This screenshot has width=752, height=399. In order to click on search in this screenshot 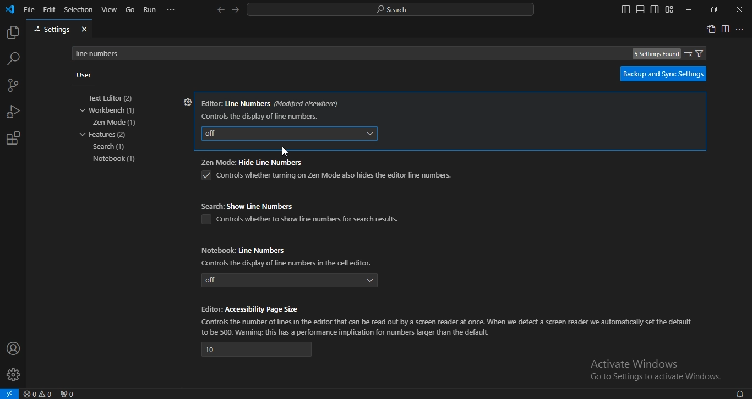, I will do `click(14, 58)`.